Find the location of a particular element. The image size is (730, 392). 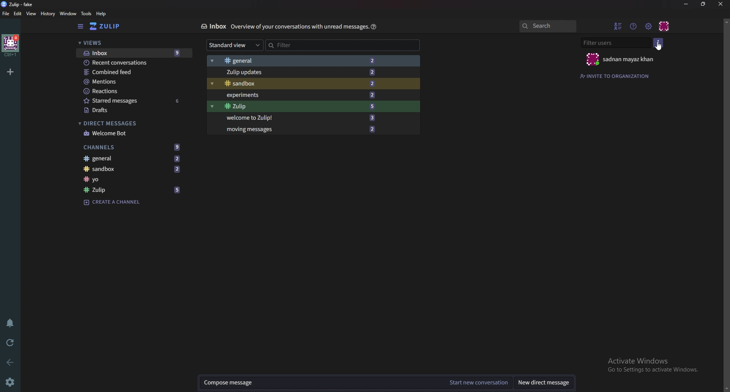

minimize is located at coordinates (686, 5).